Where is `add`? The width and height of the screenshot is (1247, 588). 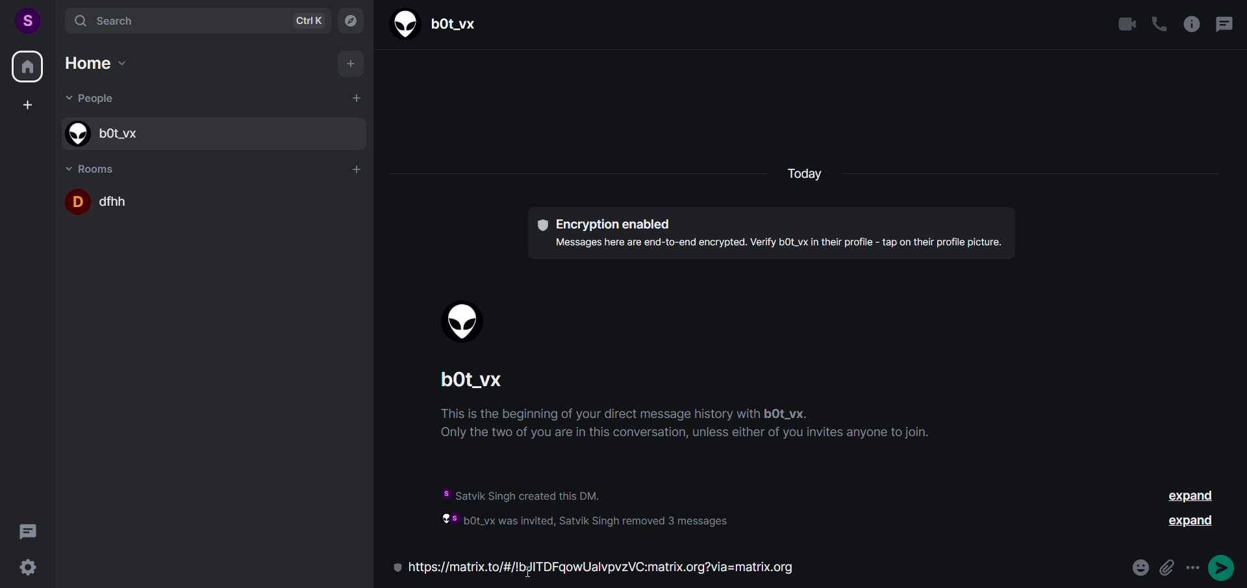
add is located at coordinates (352, 66).